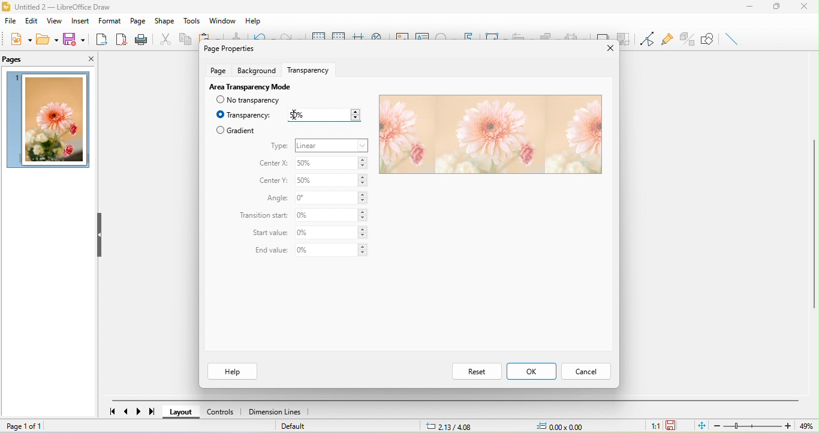 The image size is (819, 433). Describe the element at coordinates (32, 20) in the screenshot. I see `edit` at that location.